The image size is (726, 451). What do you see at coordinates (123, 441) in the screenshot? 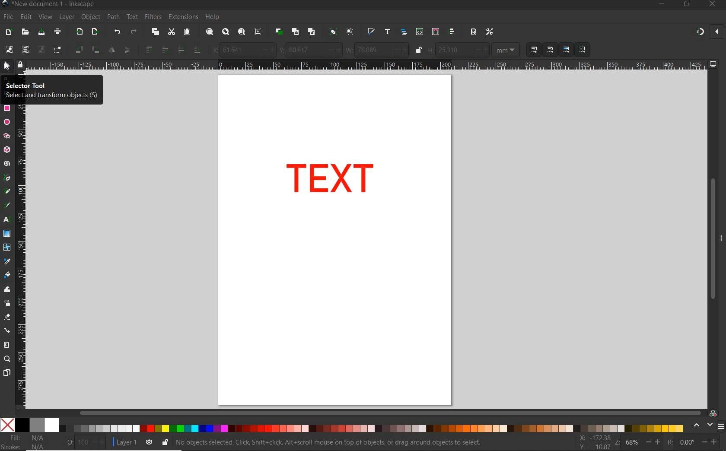
I see `current layer` at bounding box center [123, 441].